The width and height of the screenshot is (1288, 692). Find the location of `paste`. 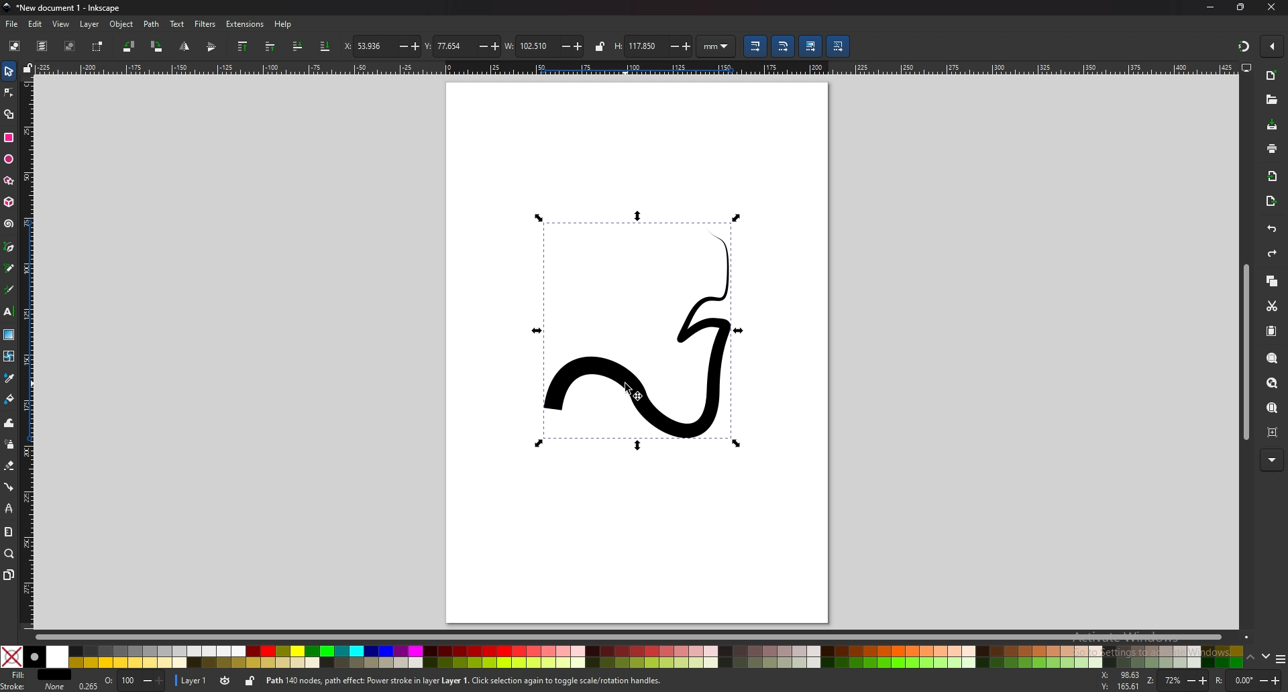

paste is located at coordinates (1273, 332).